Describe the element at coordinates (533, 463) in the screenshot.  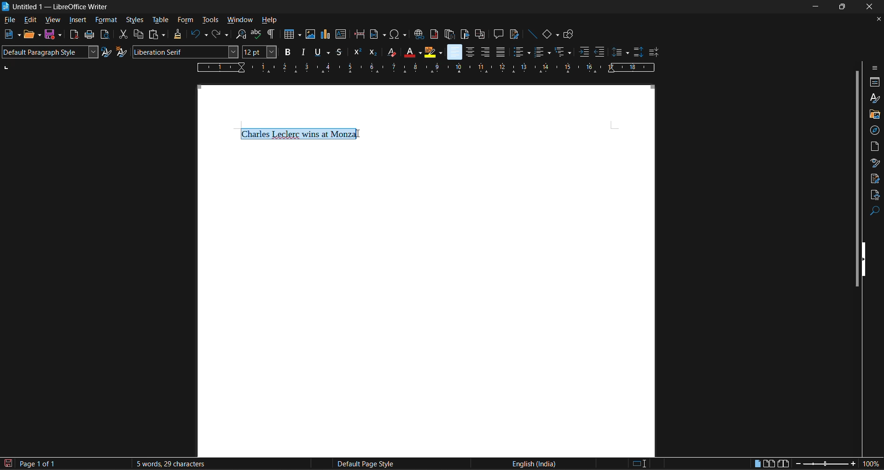
I see `text language` at that location.